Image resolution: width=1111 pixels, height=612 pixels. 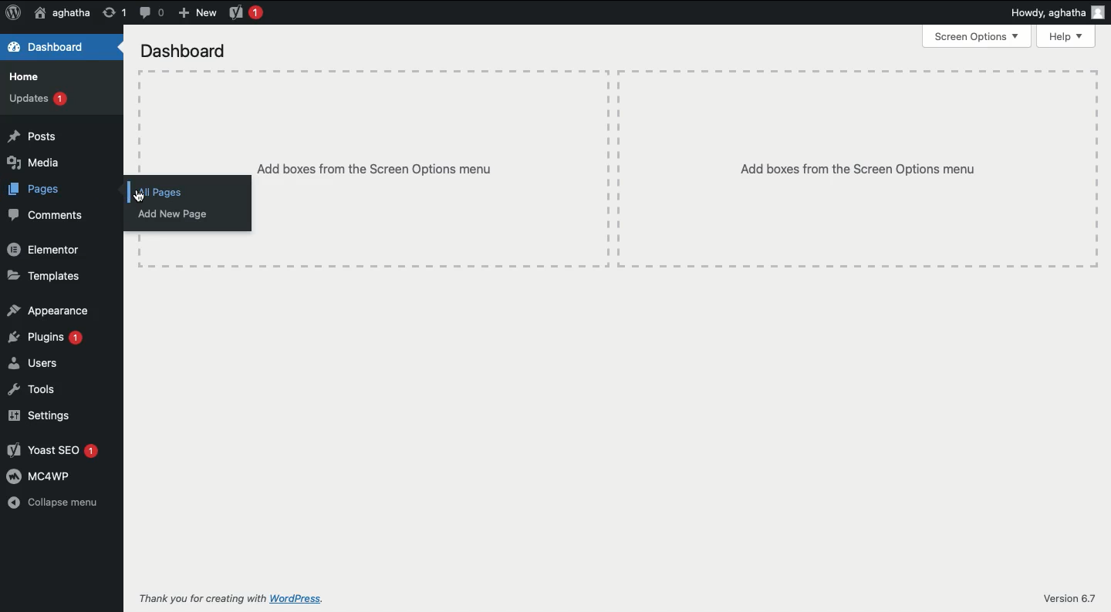 What do you see at coordinates (35, 137) in the screenshot?
I see `Posts` at bounding box center [35, 137].